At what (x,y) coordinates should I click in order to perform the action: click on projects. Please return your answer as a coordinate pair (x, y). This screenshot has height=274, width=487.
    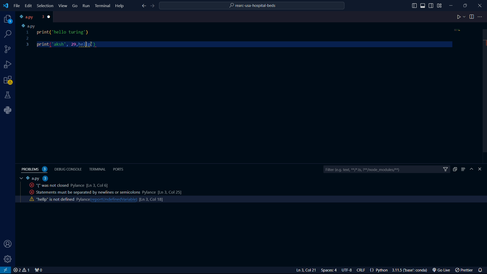
    Looking at the image, I should click on (7, 19).